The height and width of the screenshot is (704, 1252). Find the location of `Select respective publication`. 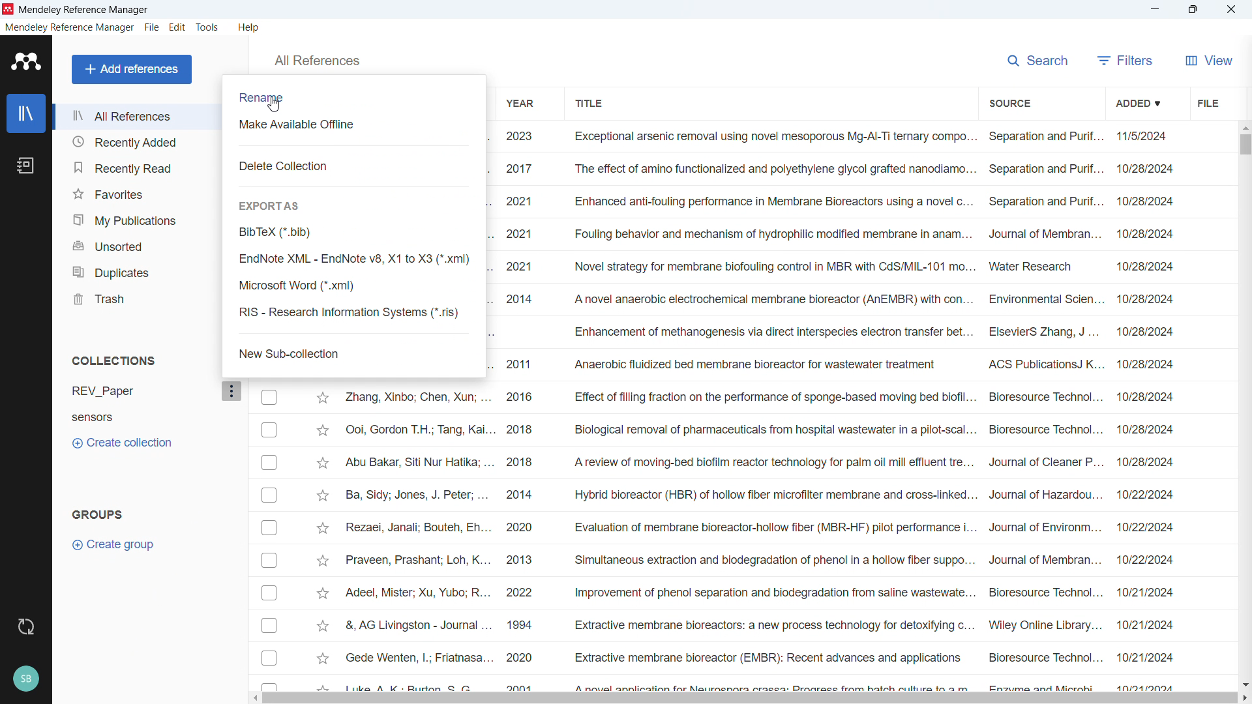

Select respective publication is located at coordinates (269, 495).